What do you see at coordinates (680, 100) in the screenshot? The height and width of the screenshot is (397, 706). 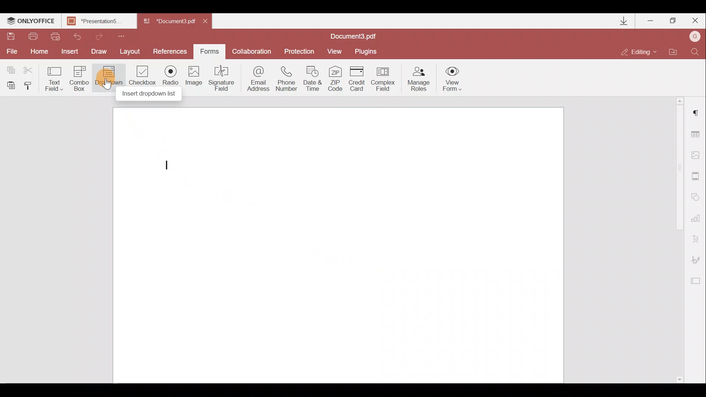 I see `Scroll up` at bounding box center [680, 100].